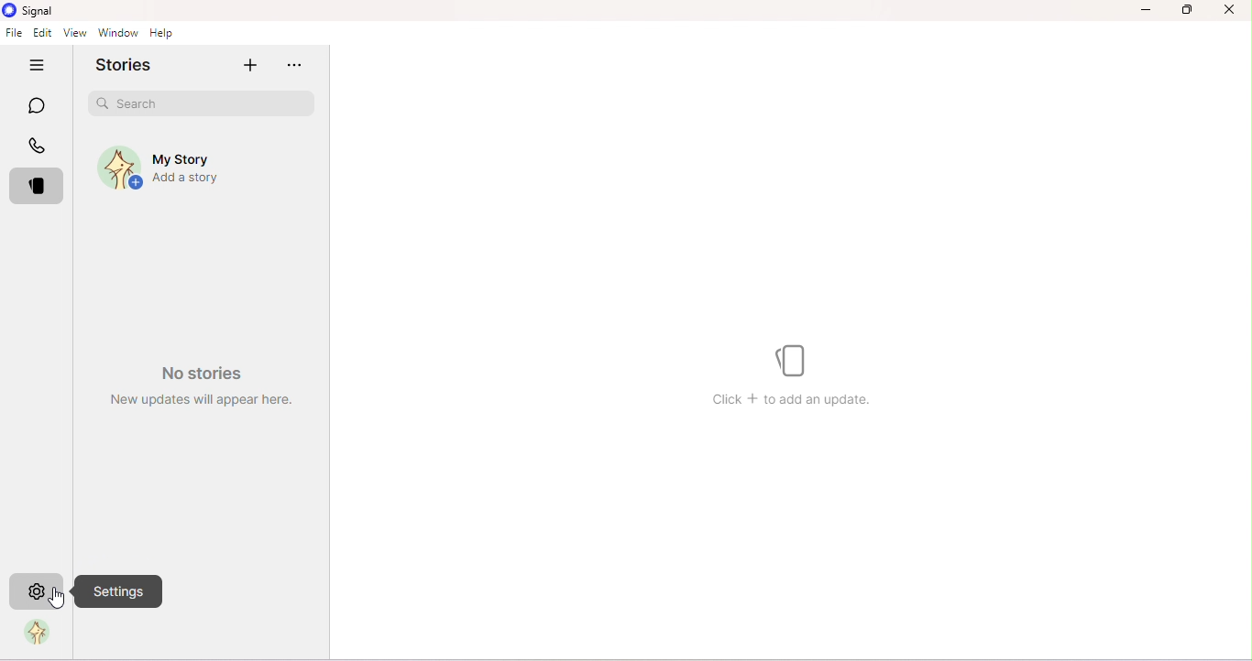  Describe the element at coordinates (118, 34) in the screenshot. I see `Window` at that location.